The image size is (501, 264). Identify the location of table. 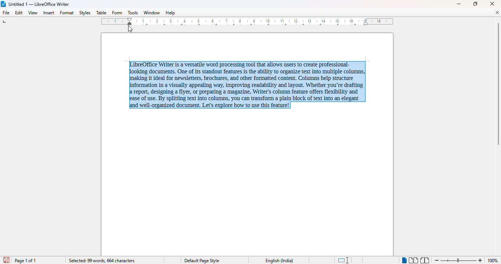
(101, 12).